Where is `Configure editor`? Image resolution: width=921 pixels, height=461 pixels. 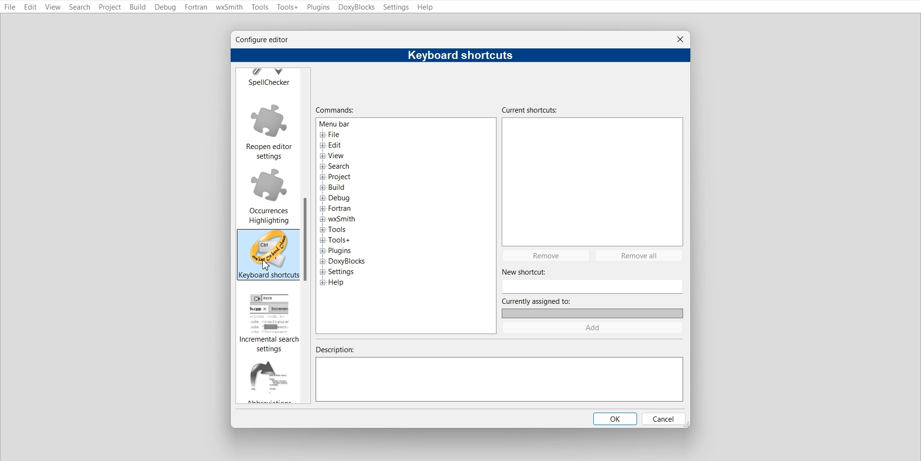 Configure editor is located at coordinates (266, 40).